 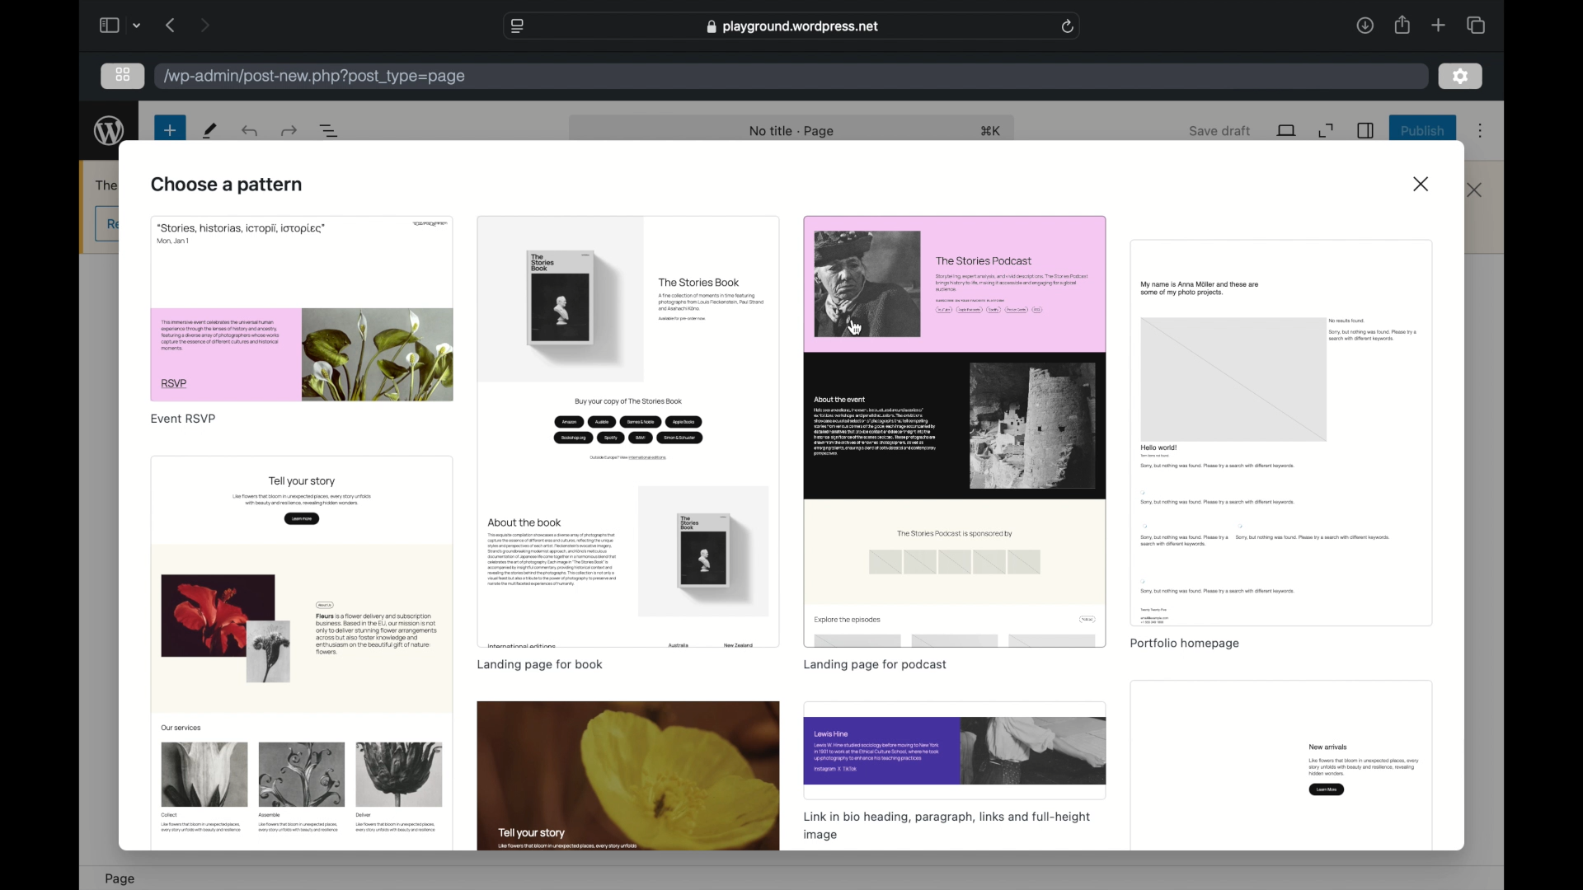 I want to click on landing page for book, so click(x=540, y=664).